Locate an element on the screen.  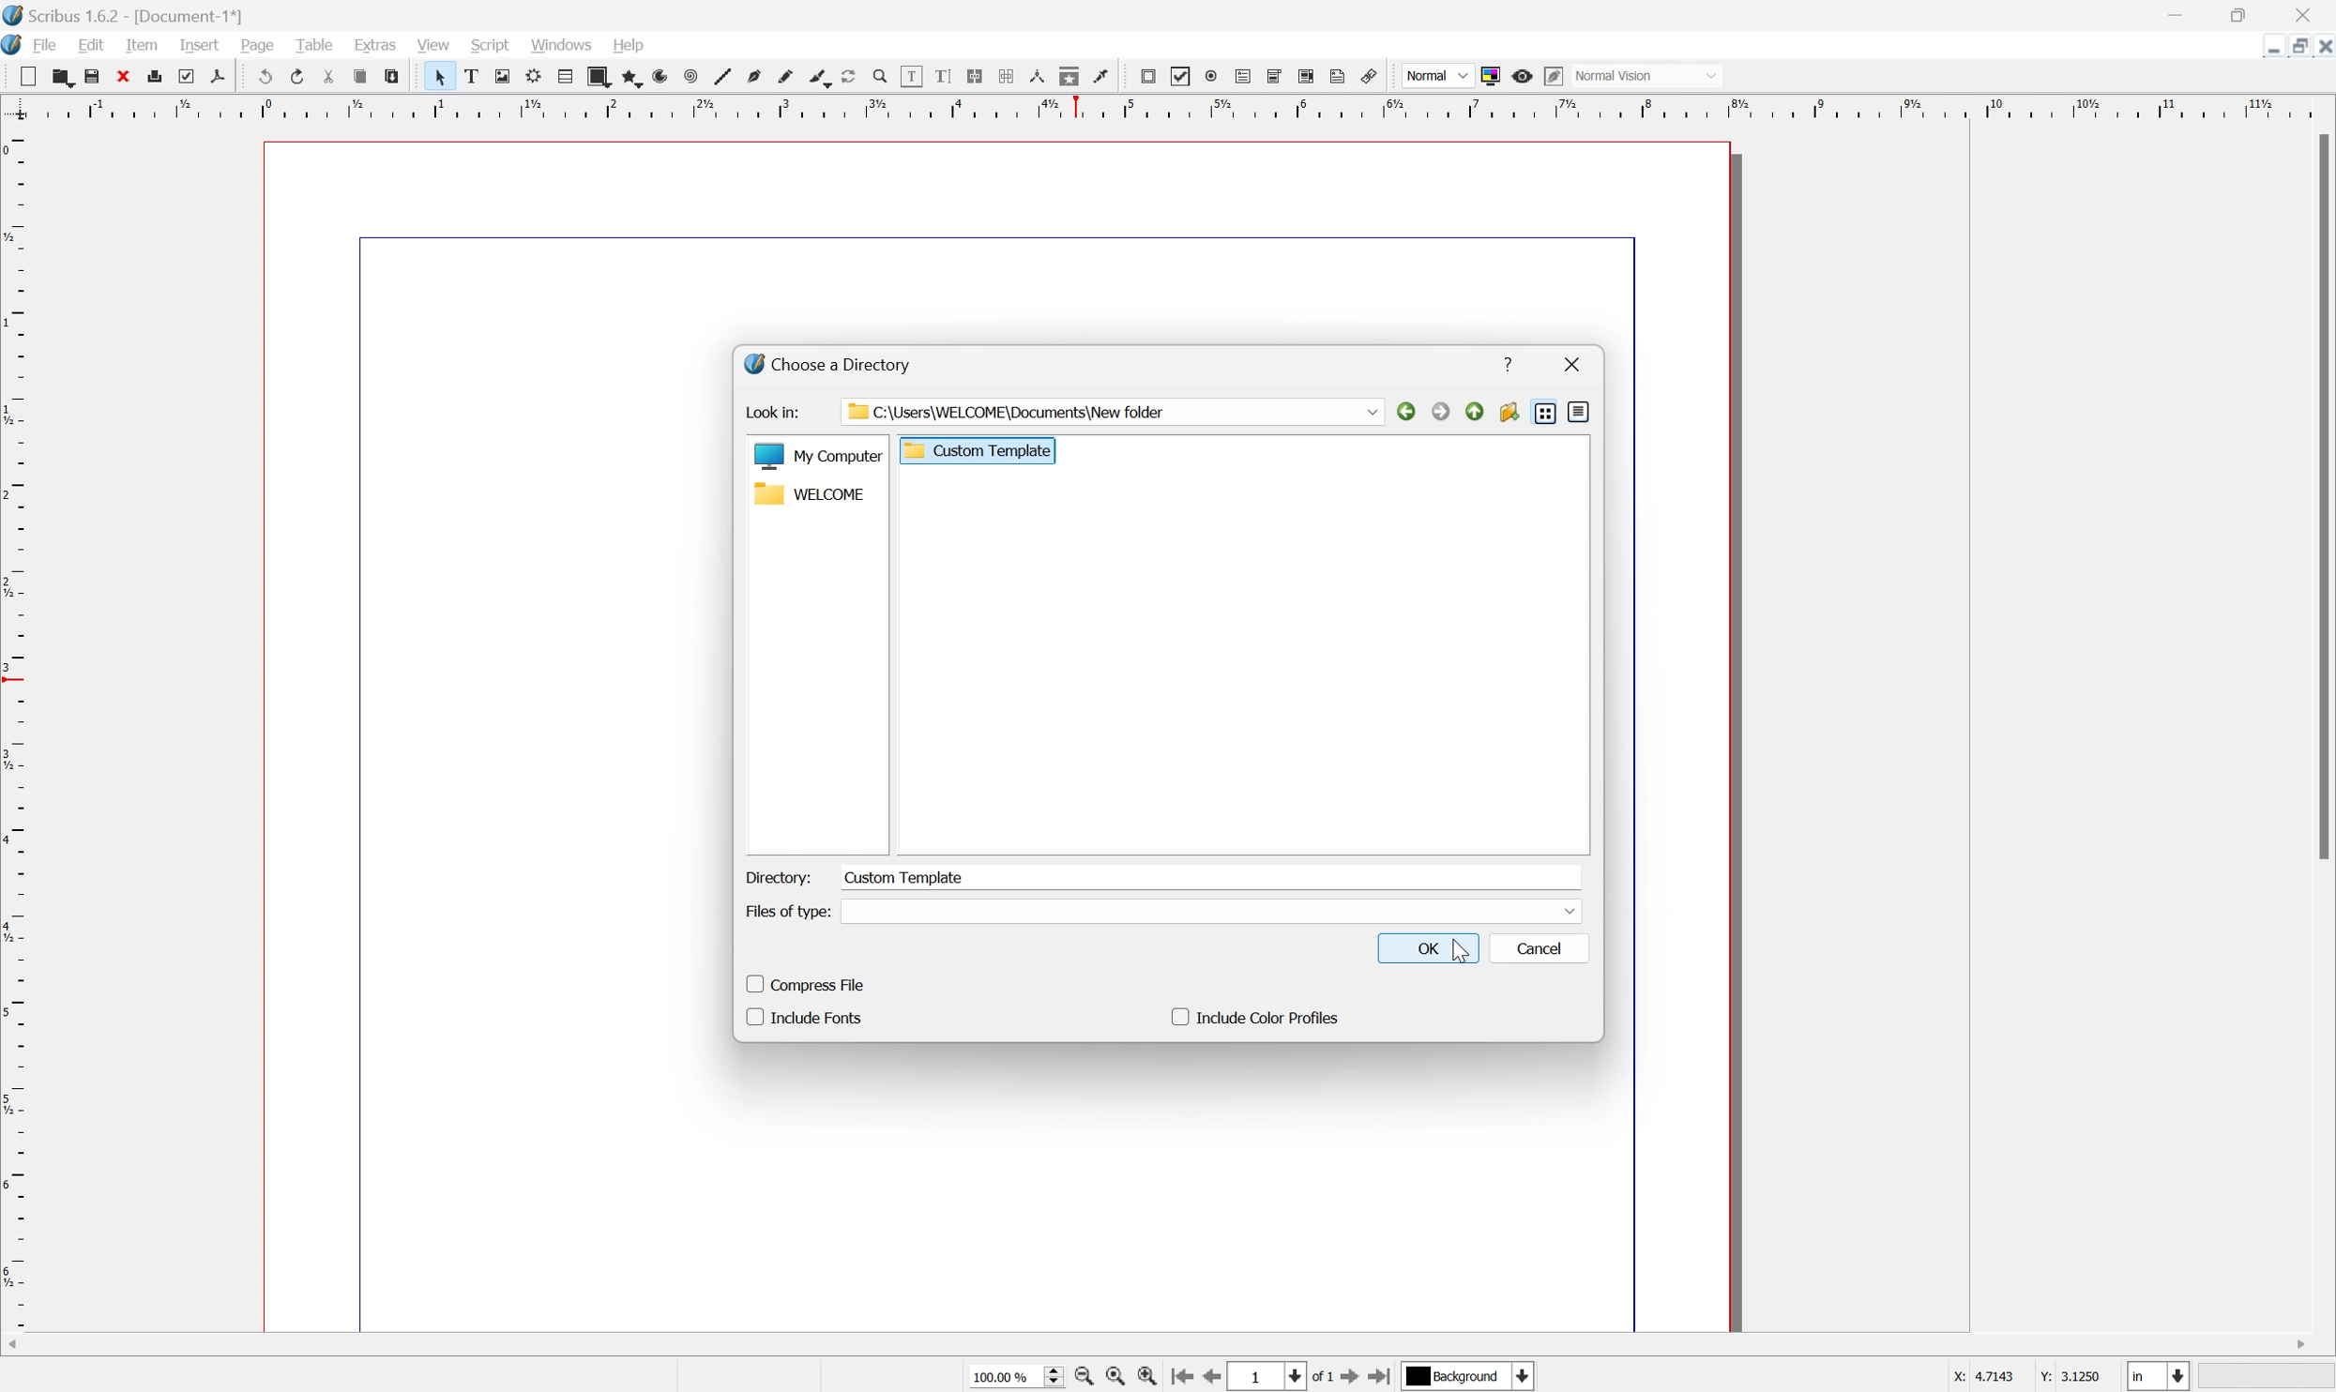
copy is located at coordinates (60, 73).